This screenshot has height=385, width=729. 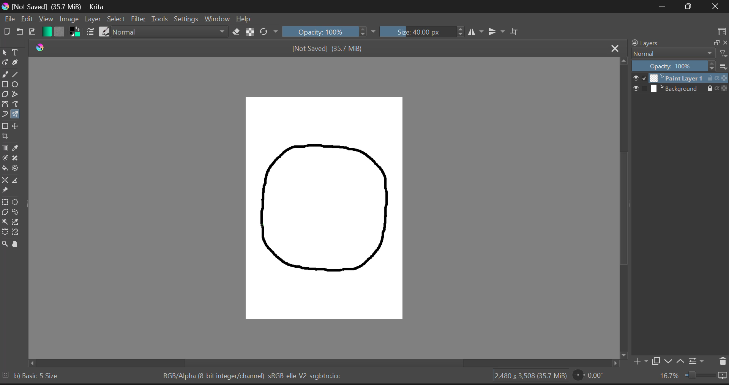 I want to click on Dynamic Brush, so click(x=5, y=114).